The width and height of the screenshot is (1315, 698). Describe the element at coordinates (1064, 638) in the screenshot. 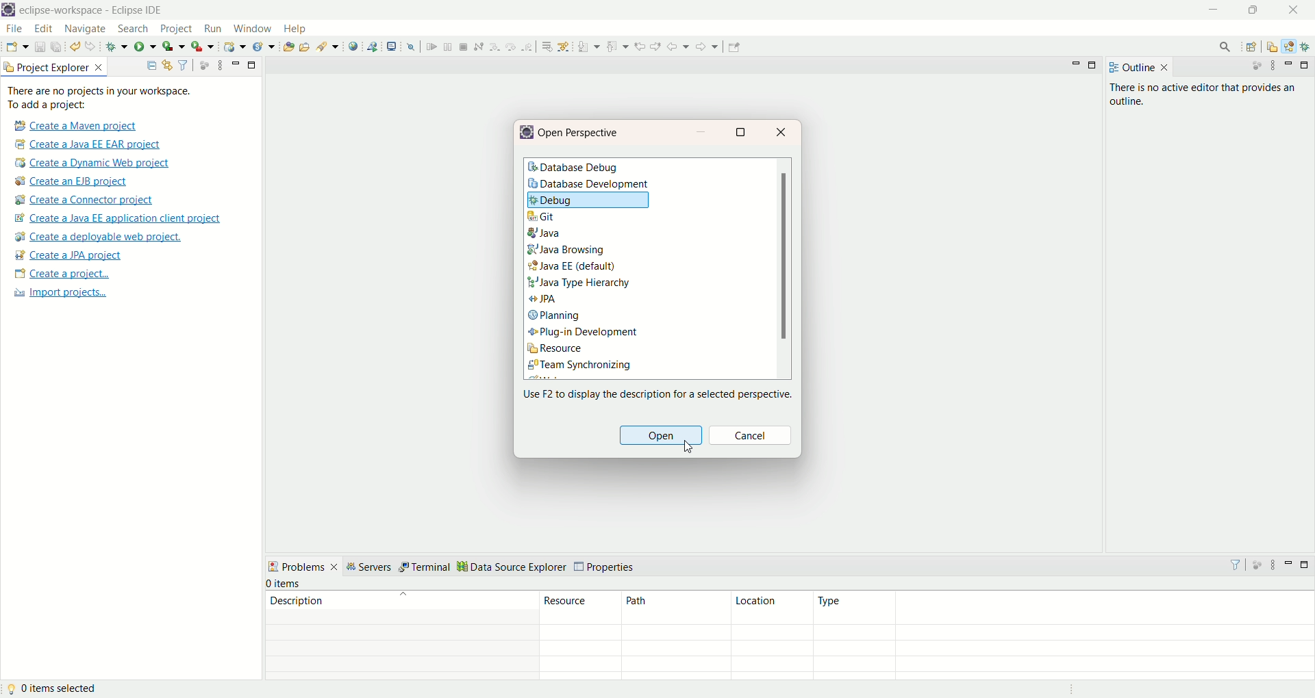

I see `type` at that location.